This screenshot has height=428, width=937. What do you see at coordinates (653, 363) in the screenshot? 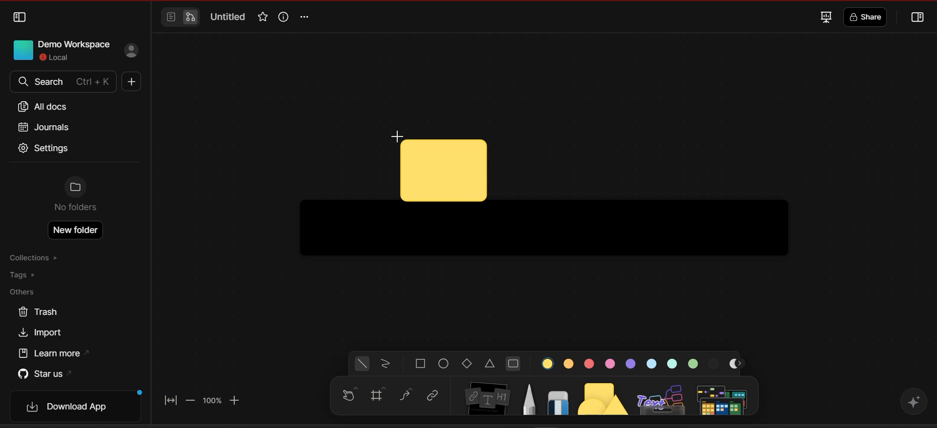
I see `color 6` at bounding box center [653, 363].